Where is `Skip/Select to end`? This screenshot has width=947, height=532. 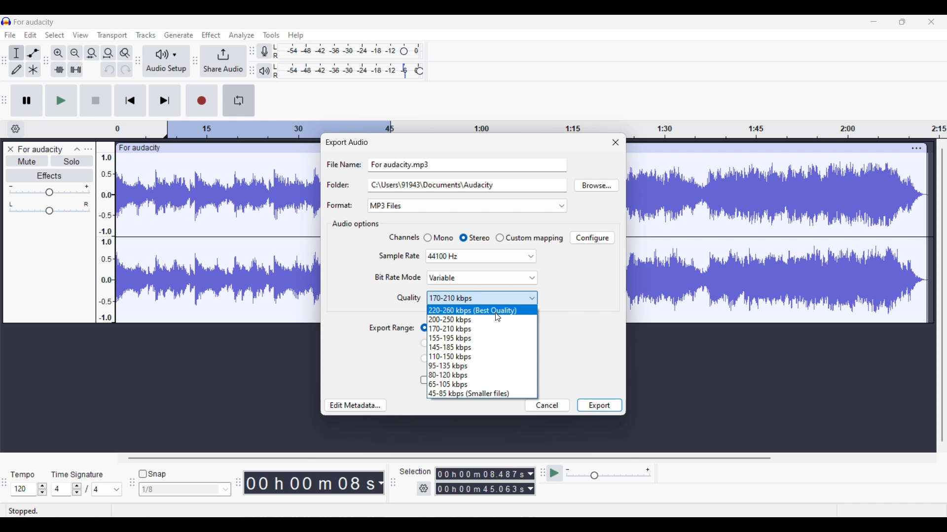 Skip/Select to end is located at coordinates (165, 100).